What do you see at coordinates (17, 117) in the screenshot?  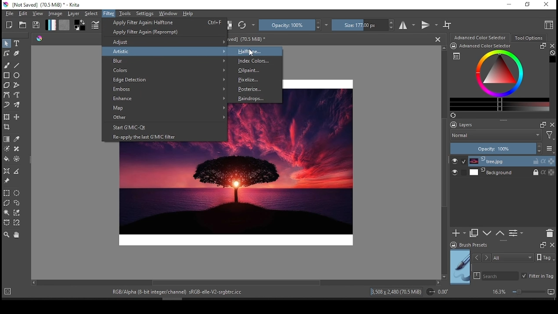 I see `move a layertool` at bounding box center [17, 117].